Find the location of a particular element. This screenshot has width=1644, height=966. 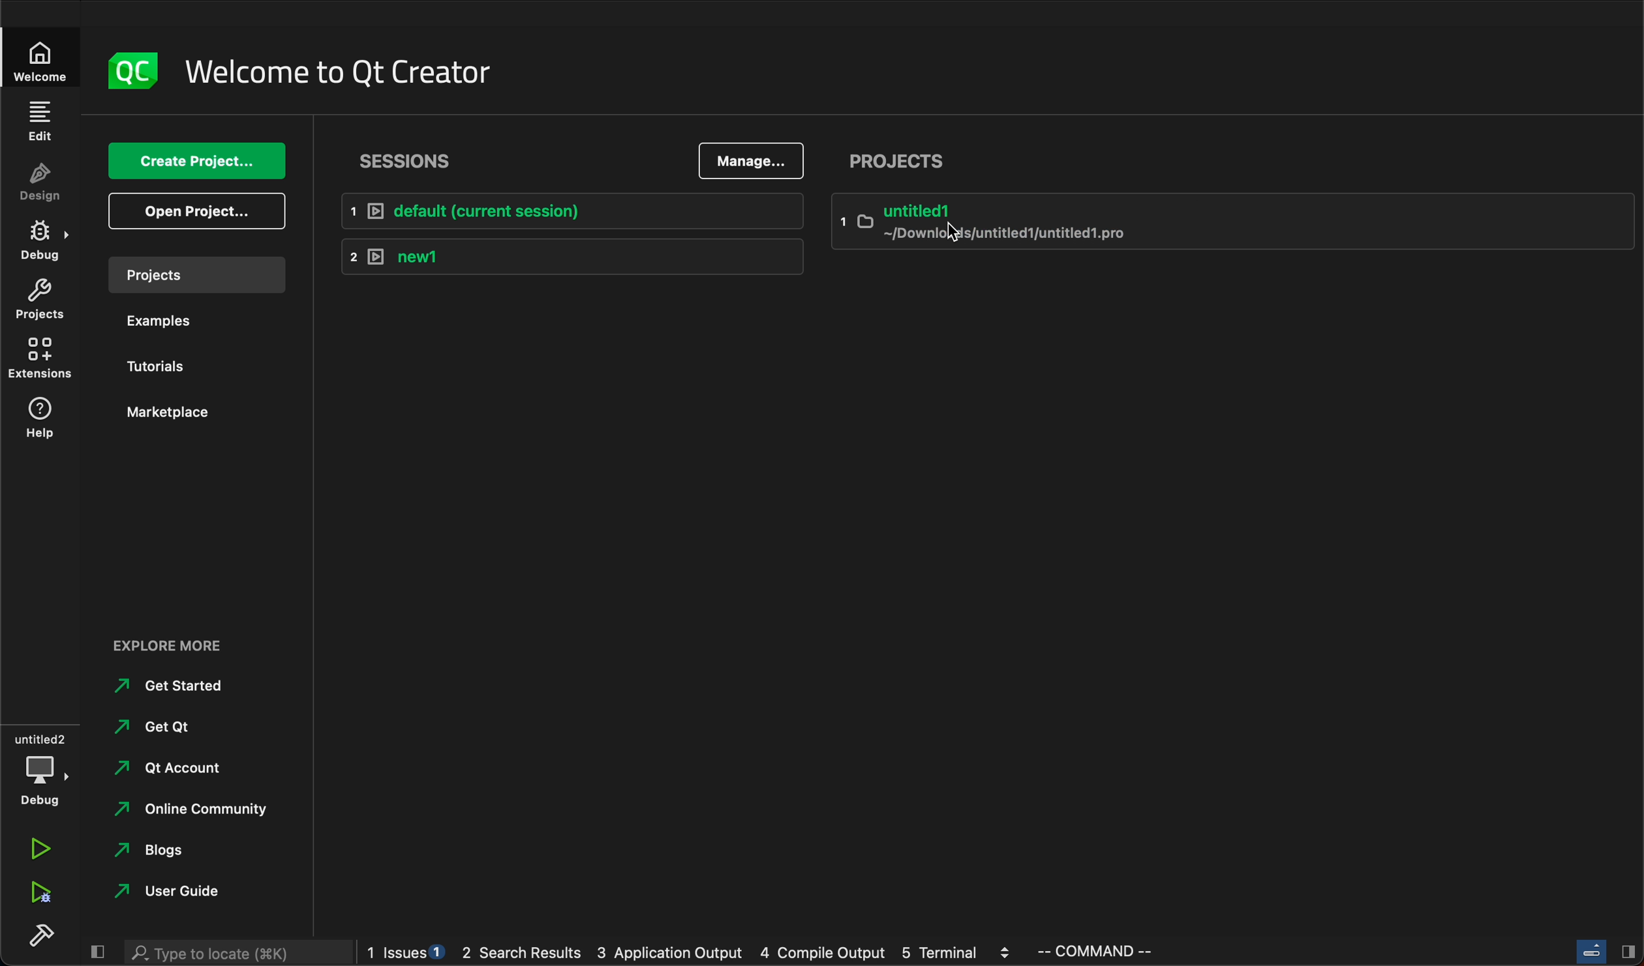

welcome is located at coordinates (39, 56).